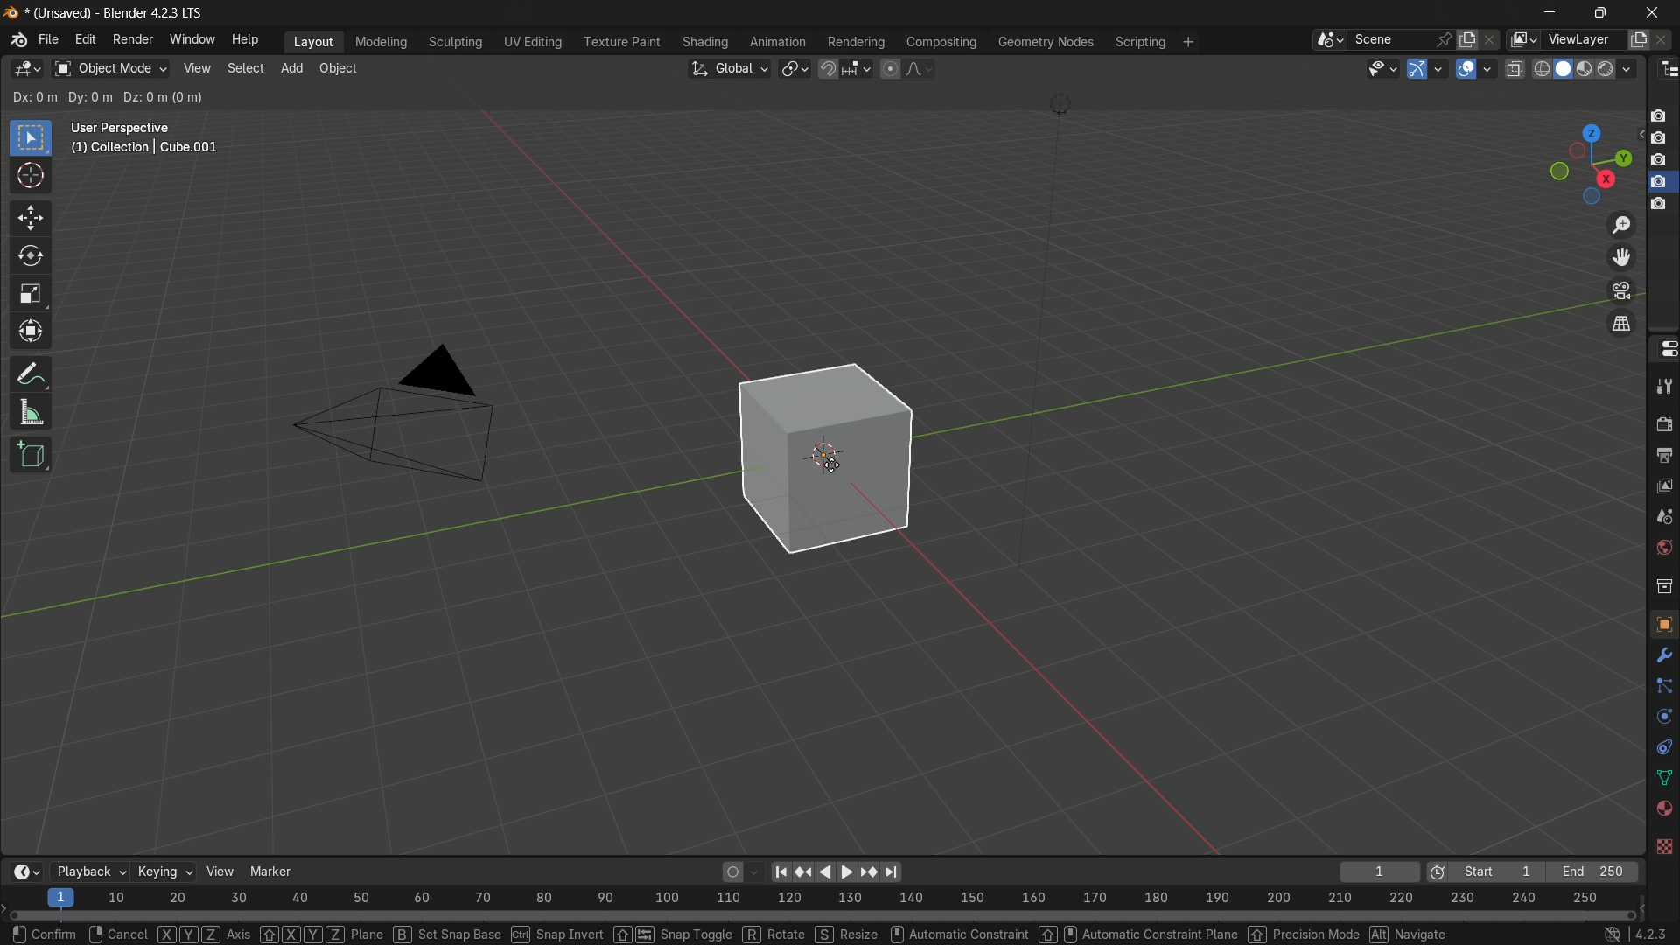  Describe the element at coordinates (1602, 97) in the screenshot. I see `options menu` at that location.